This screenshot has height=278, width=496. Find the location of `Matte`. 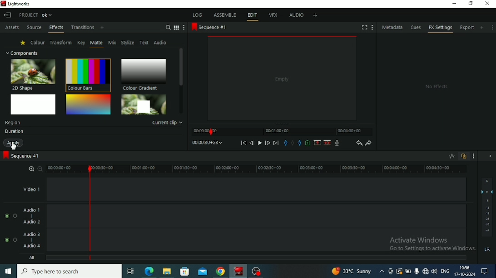

Matte is located at coordinates (96, 43).